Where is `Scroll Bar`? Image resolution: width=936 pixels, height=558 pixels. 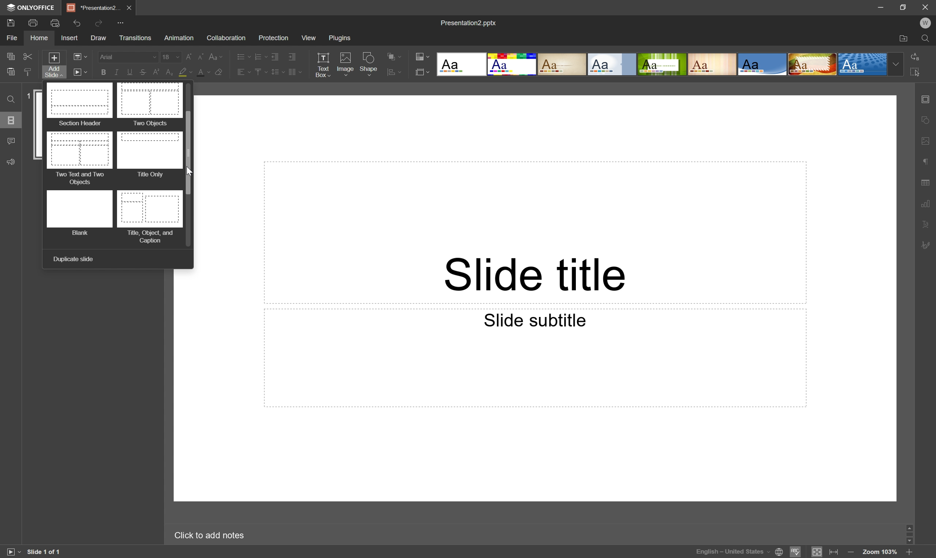
Scroll Bar is located at coordinates (911, 532).